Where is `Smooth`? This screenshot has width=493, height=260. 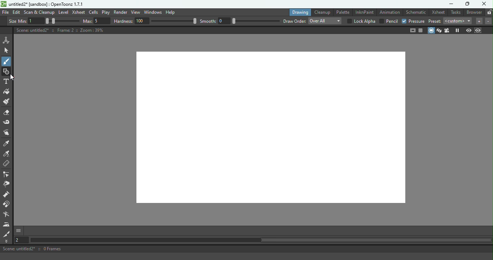
Smooth is located at coordinates (240, 21).